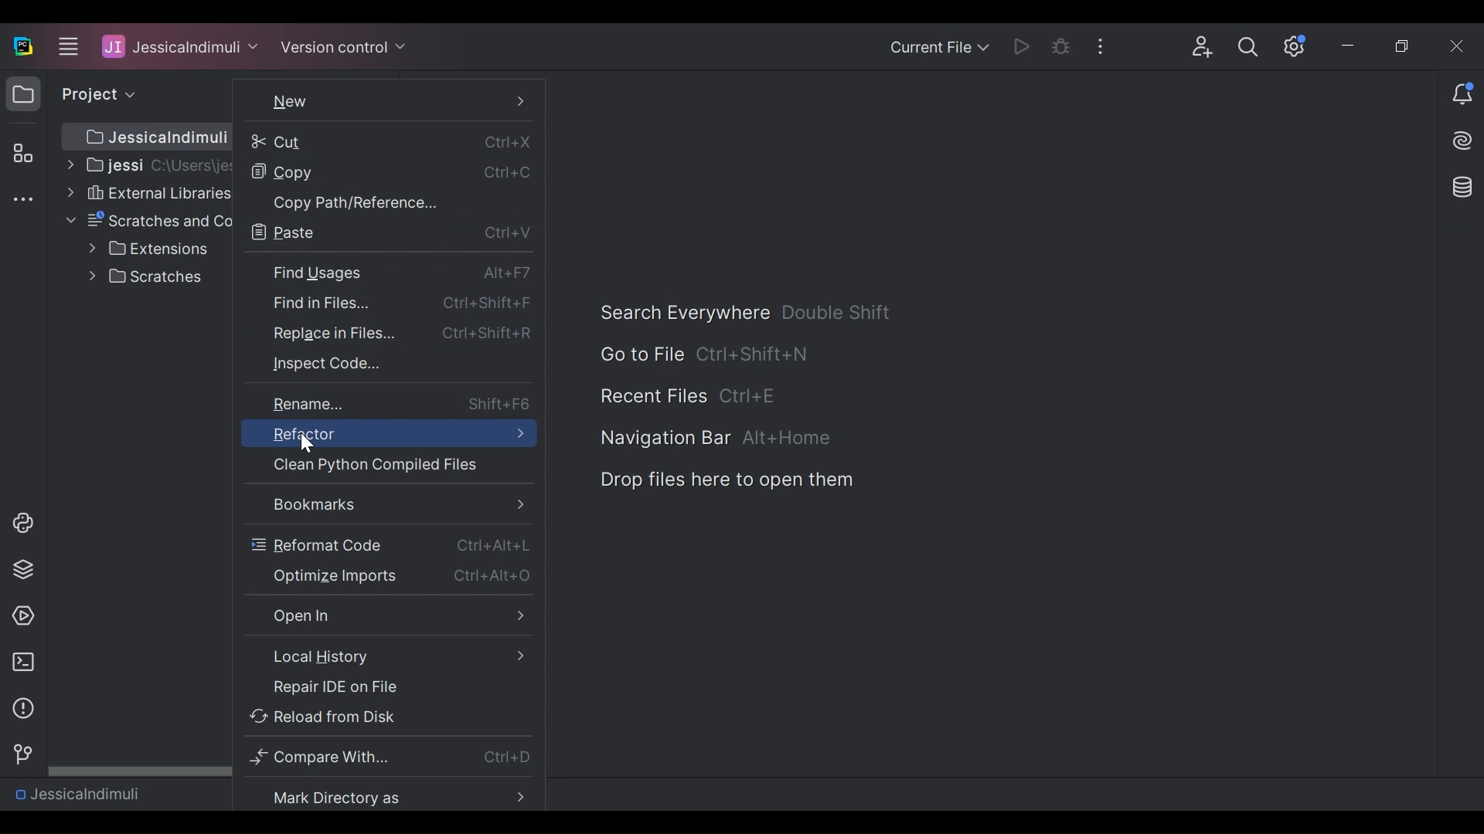  What do you see at coordinates (1024, 46) in the screenshot?
I see `Run` at bounding box center [1024, 46].